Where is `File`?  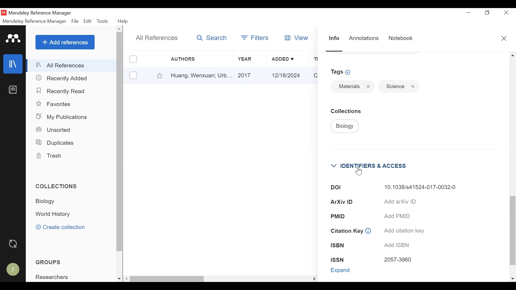
File is located at coordinates (75, 21).